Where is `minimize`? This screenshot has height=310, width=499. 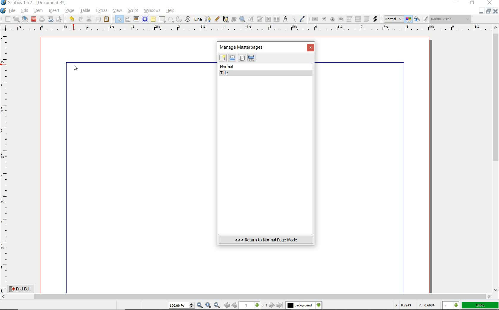
minimize is located at coordinates (482, 11).